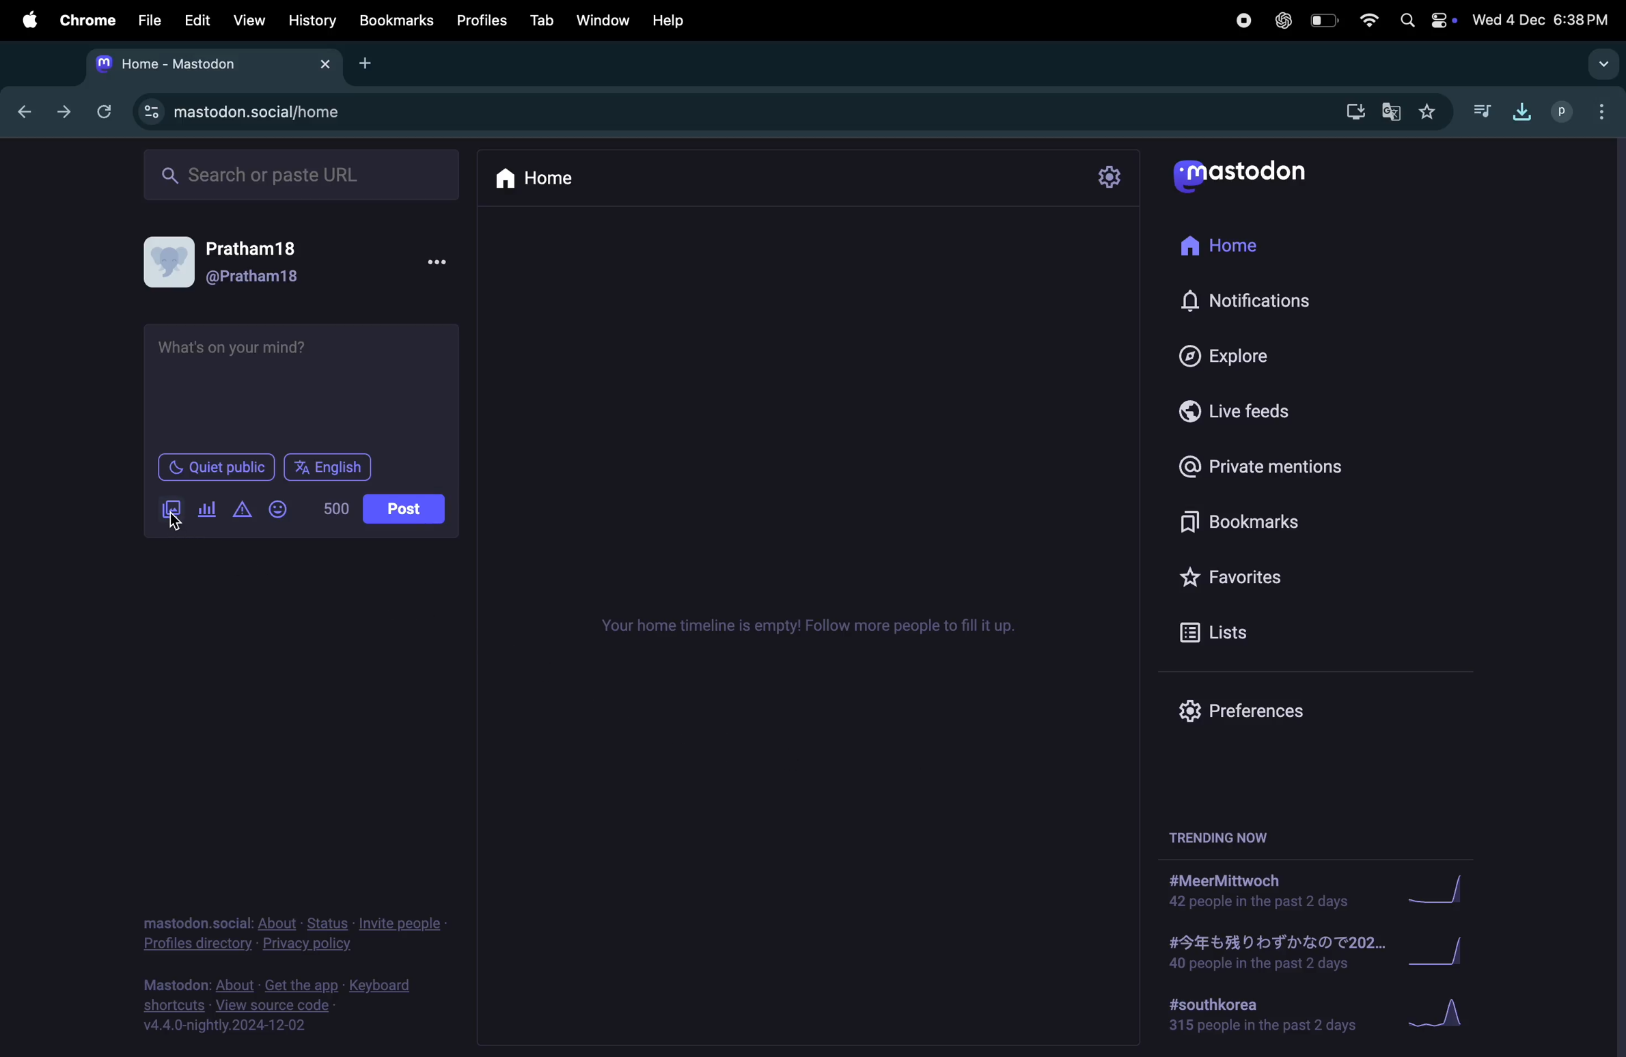 The image size is (1626, 1057). What do you see at coordinates (60, 115) in the screenshot?
I see `forward` at bounding box center [60, 115].